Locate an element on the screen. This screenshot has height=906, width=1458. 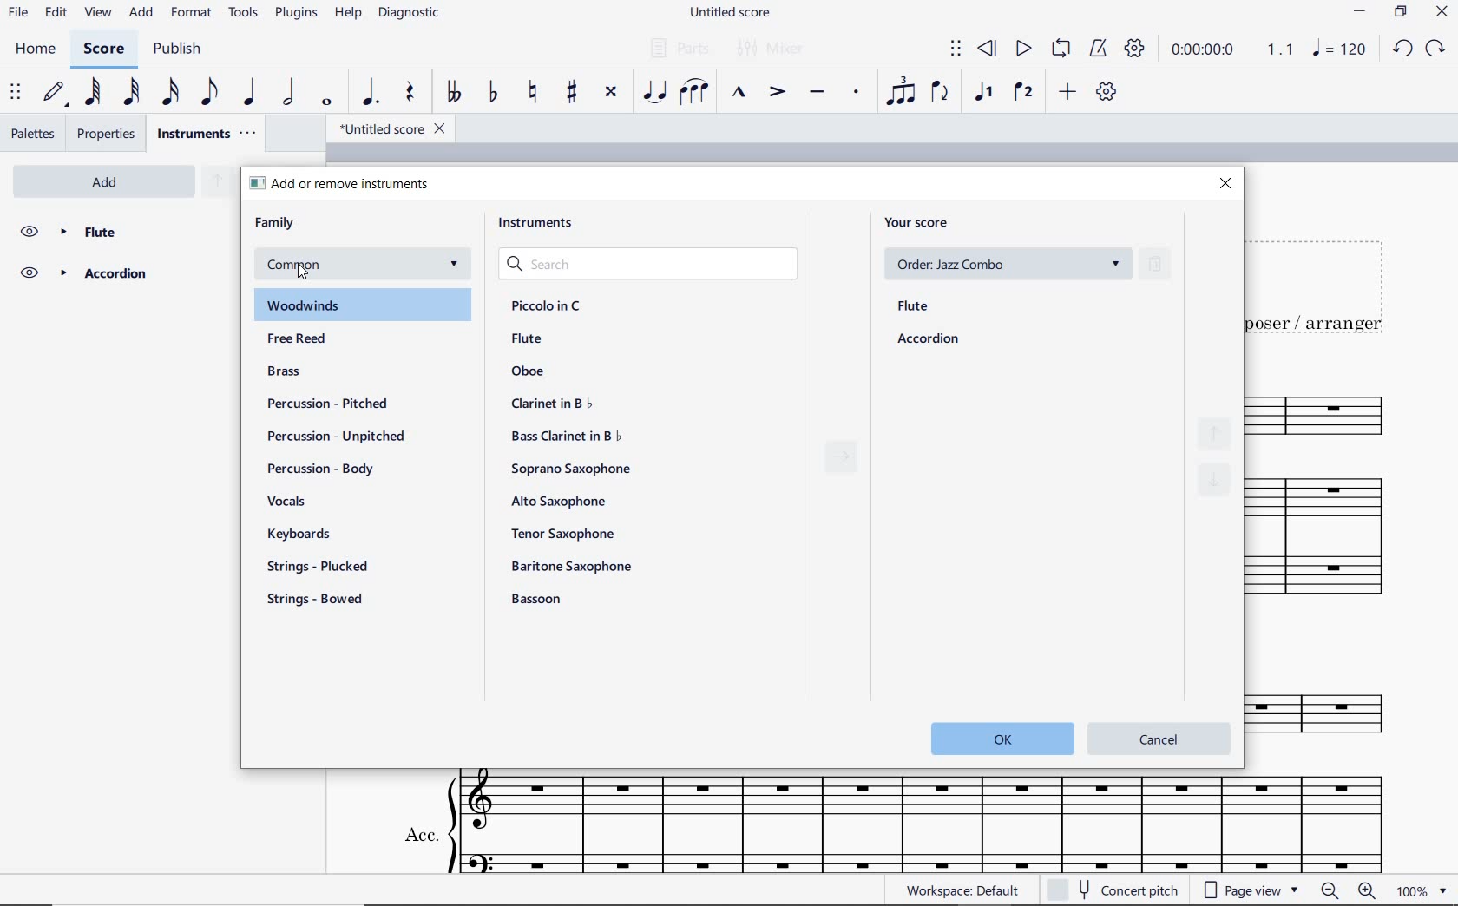
diagnostic is located at coordinates (409, 14).